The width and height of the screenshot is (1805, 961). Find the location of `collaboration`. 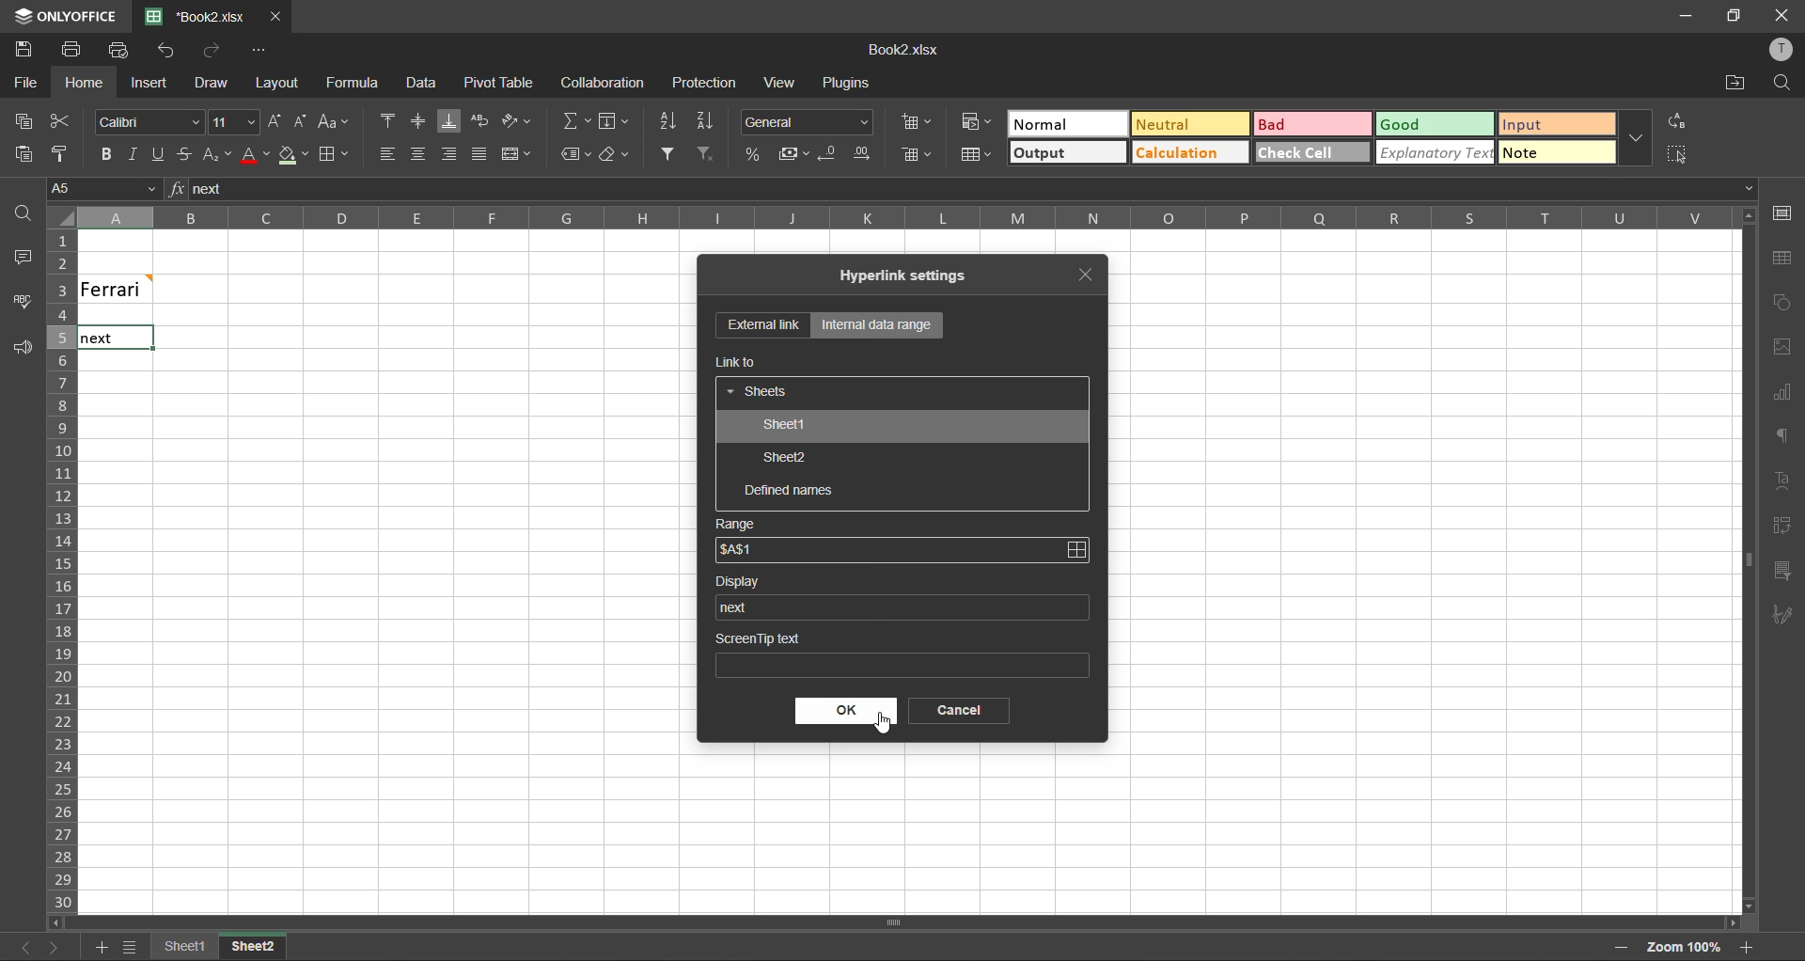

collaboration is located at coordinates (604, 83).